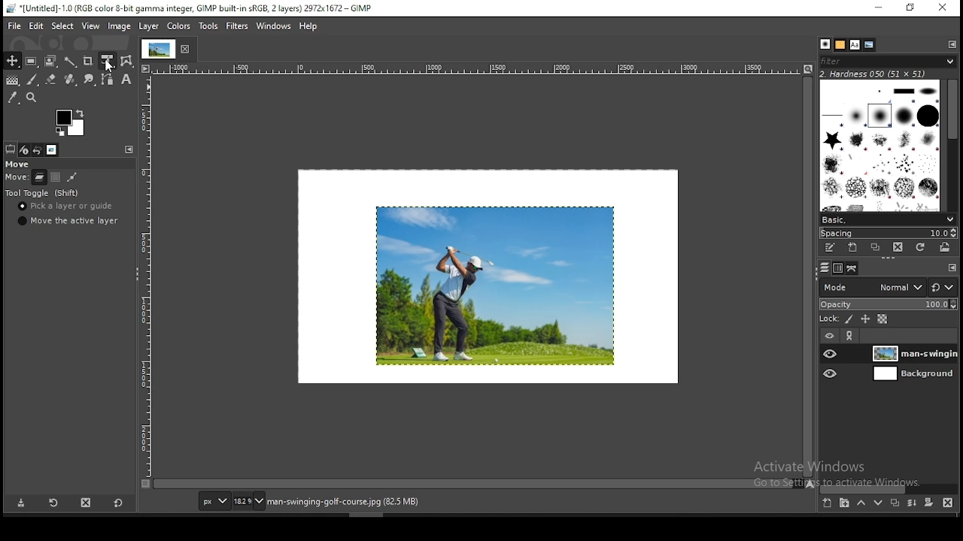  Describe the element at coordinates (208, 24) in the screenshot. I see `tools` at that location.